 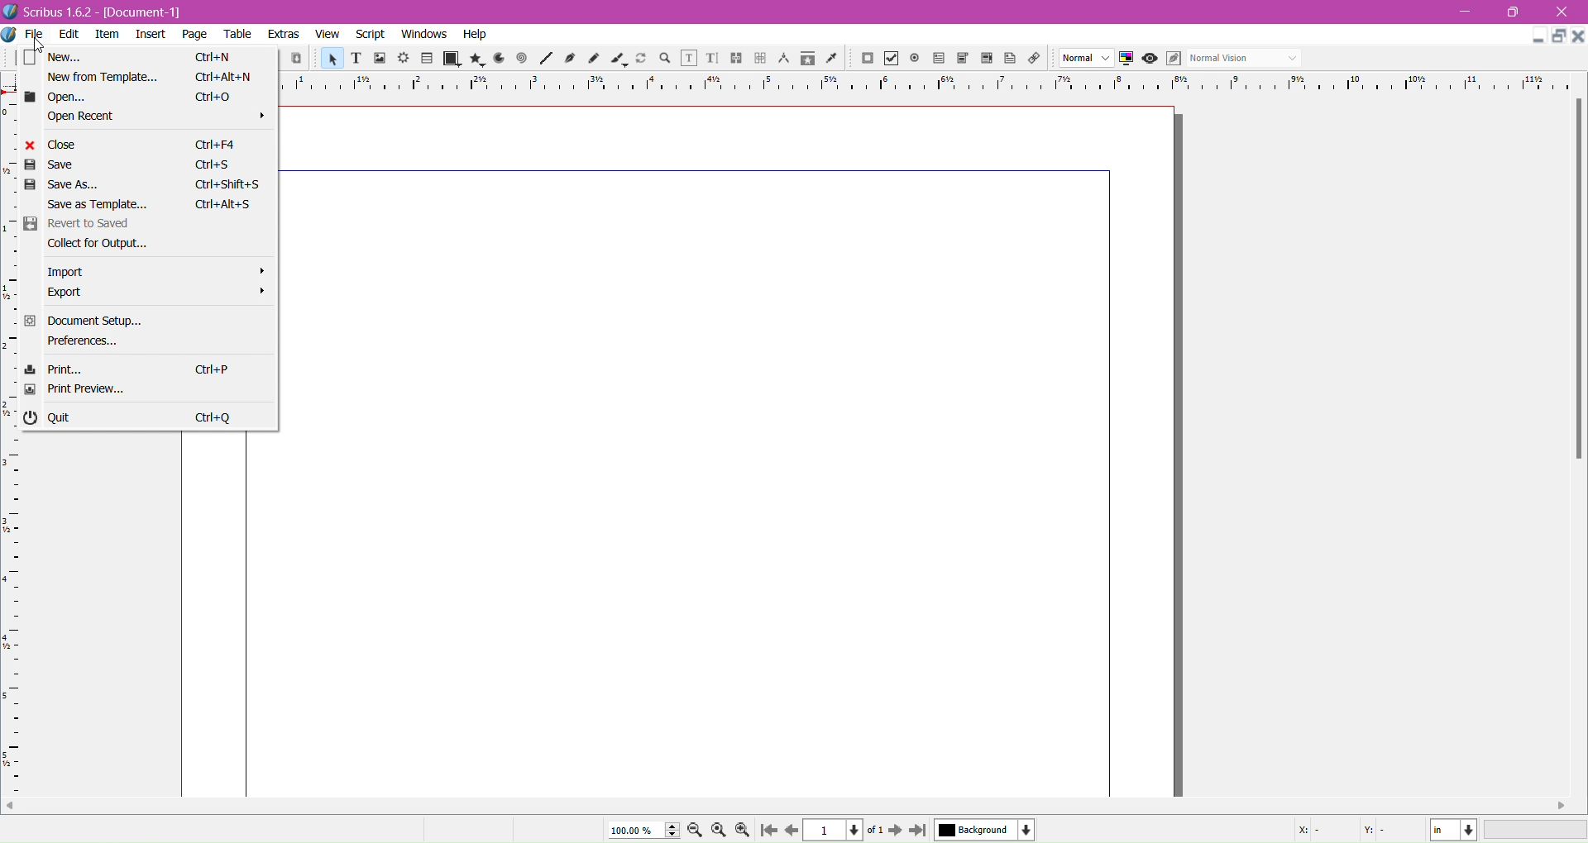 What do you see at coordinates (150, 205) in the screenshot?
I see `Save as Template` at bounding box center [150, 205].